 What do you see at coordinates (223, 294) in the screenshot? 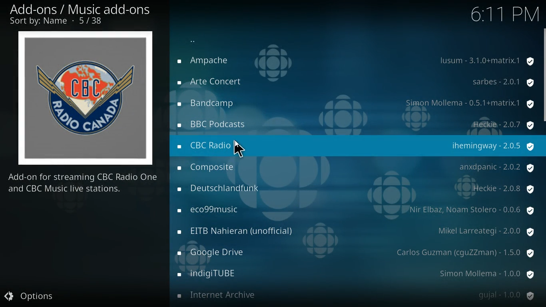
I see `radio name` at bounding box center [223, 294].